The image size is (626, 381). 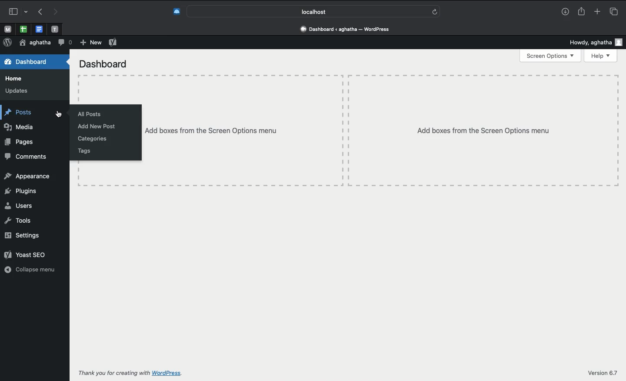 What do you see at coordinates (38, 27) in the screenshot?
I see `pinned tab, google docs` at bounding box center [38, 27].